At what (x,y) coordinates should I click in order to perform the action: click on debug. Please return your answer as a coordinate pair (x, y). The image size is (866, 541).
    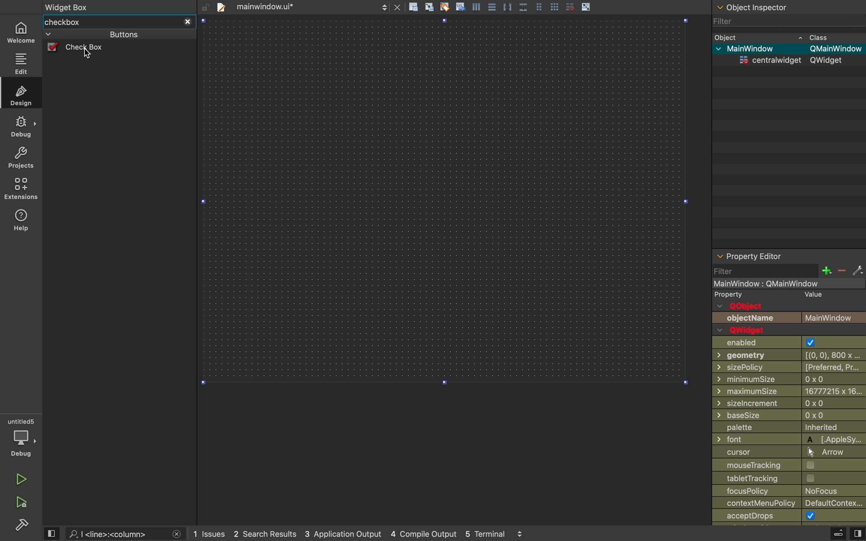
    Looking at the image, I should click on (21, 437).